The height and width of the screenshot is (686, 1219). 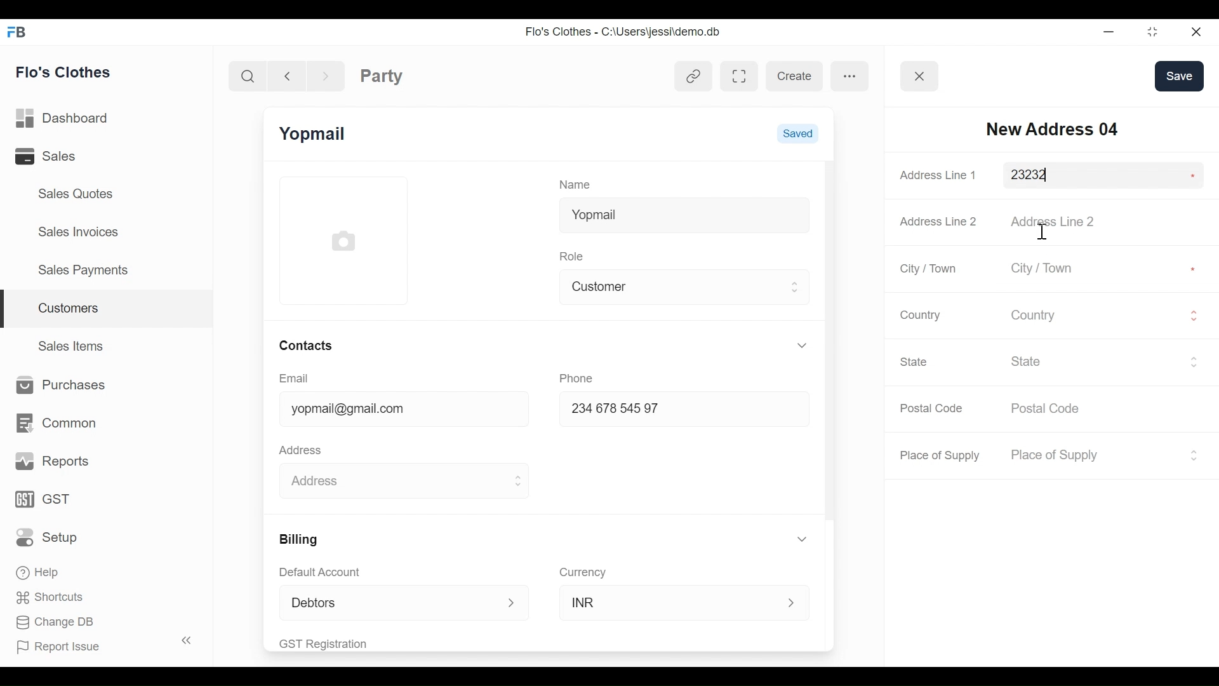 I want to click on City / Town, so click(x=1059, y=269).